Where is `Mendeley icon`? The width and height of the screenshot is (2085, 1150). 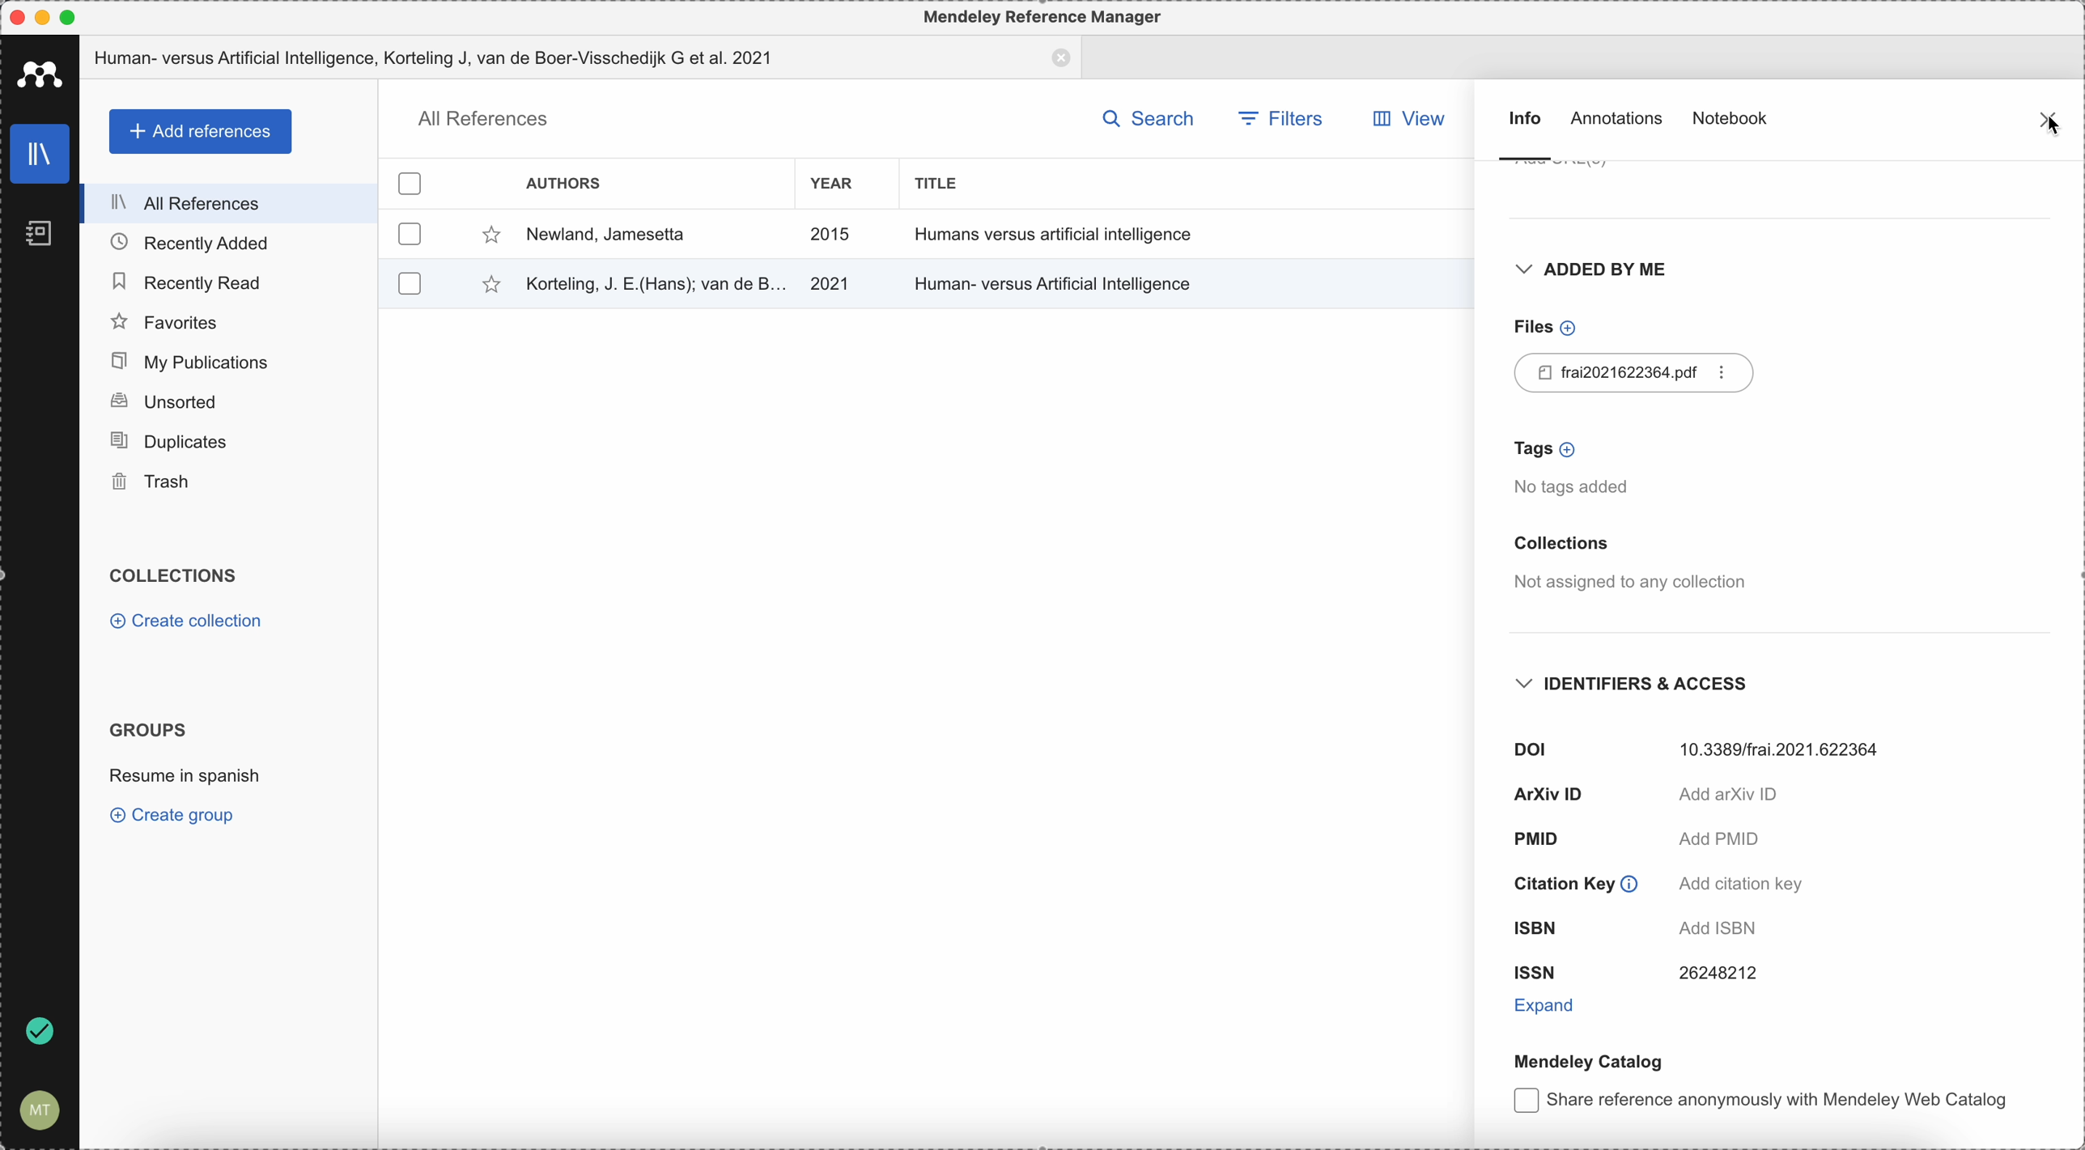
Mendeley icon is located at coordinates (39, 74).